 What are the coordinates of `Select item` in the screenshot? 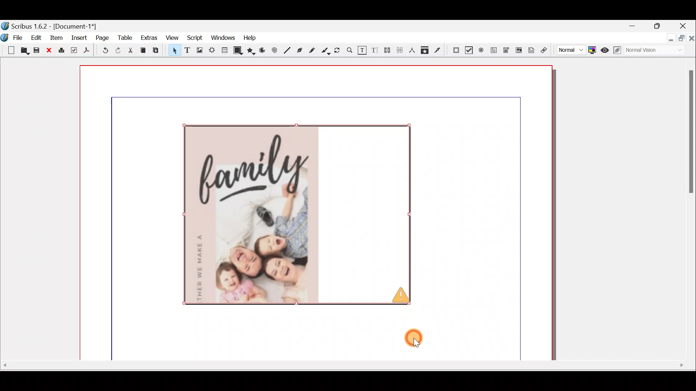 It's located at (173, 51).